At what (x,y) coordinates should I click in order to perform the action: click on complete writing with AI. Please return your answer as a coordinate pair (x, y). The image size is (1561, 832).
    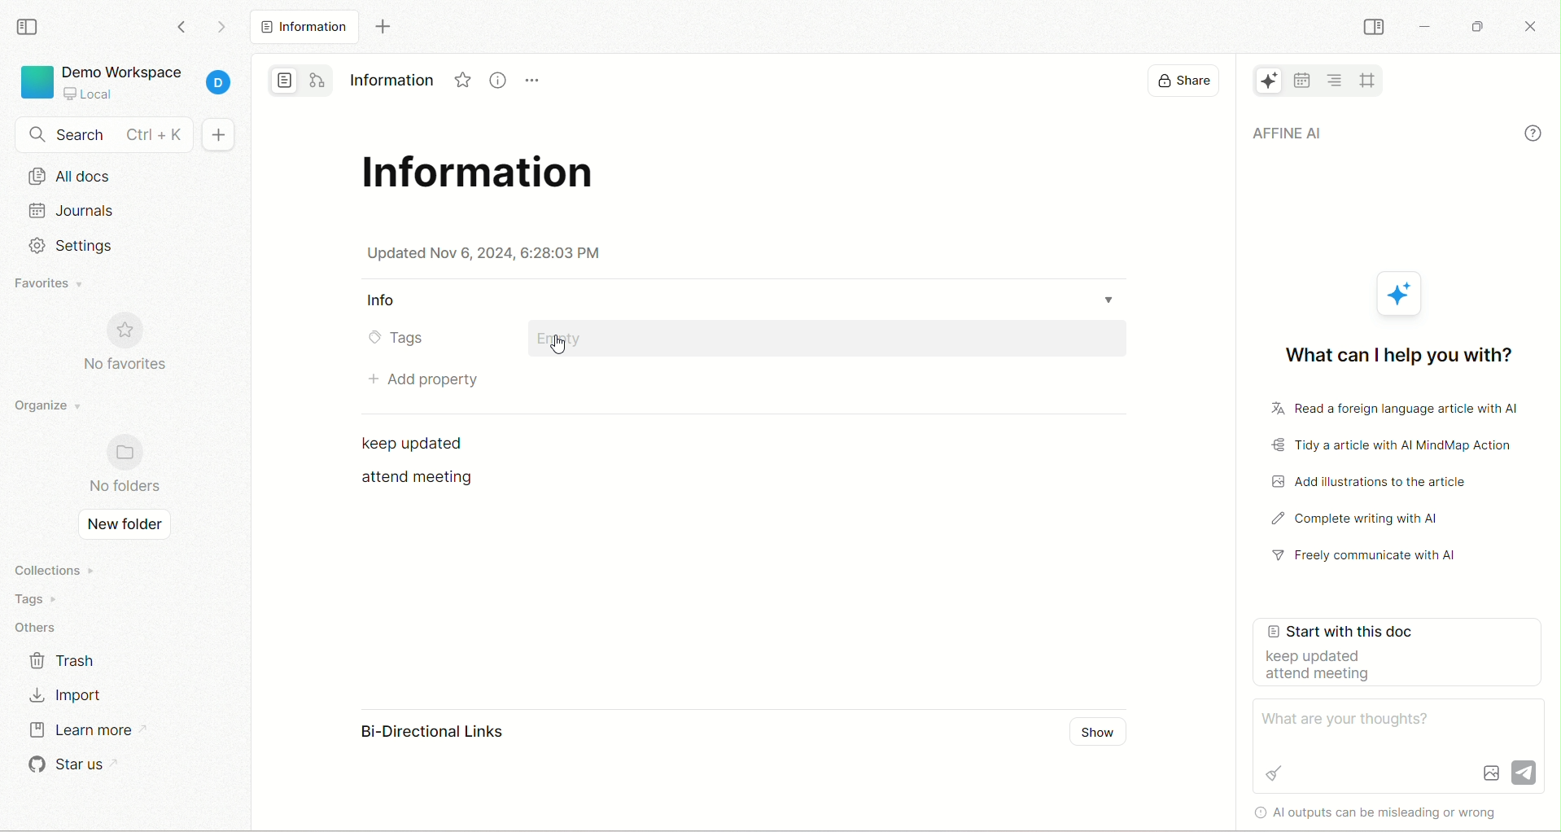
    Looking at the image, I should click on (1374, 518).